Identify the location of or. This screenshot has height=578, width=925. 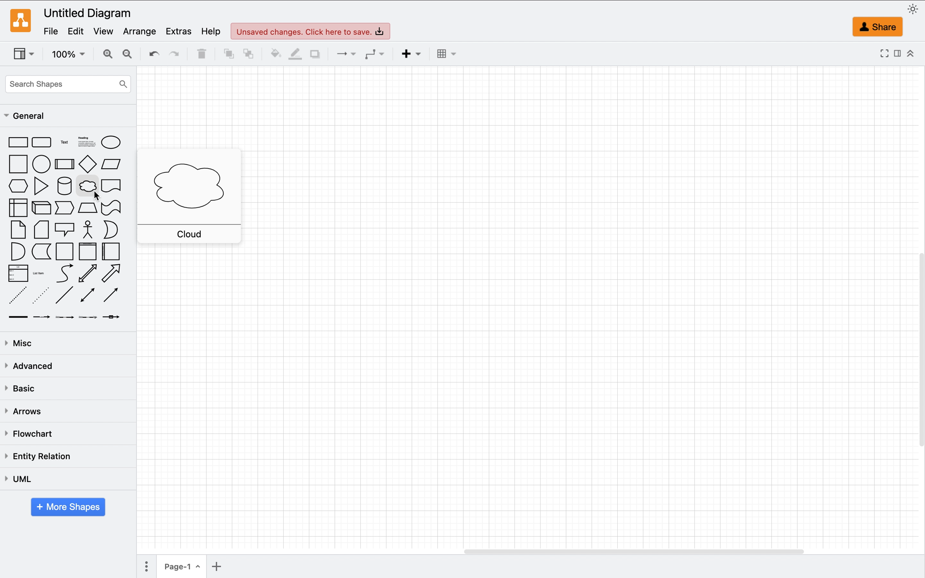
(116, 228).